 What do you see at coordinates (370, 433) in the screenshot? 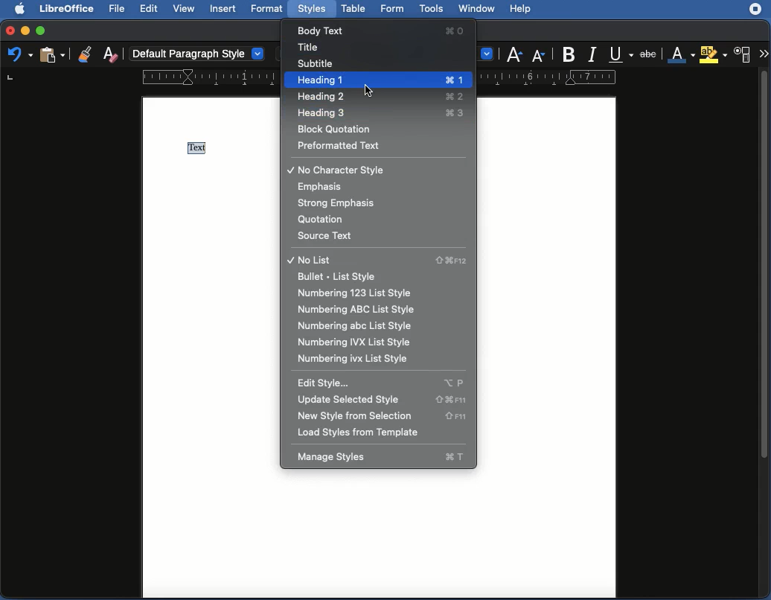
I see `Load styles from template` at bounding box center [370, 433].